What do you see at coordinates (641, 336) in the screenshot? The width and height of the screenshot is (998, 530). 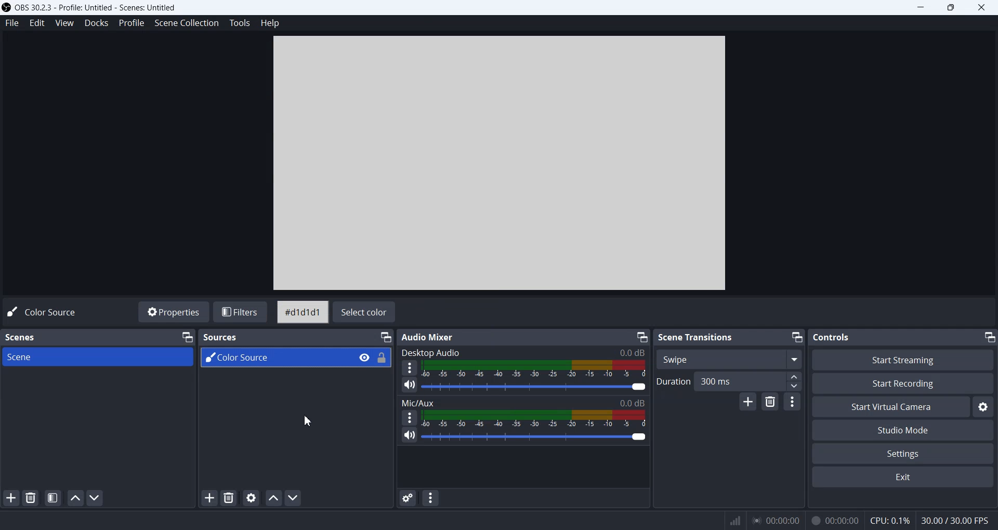 I see `Minimize` at bounding box center [641, 336].